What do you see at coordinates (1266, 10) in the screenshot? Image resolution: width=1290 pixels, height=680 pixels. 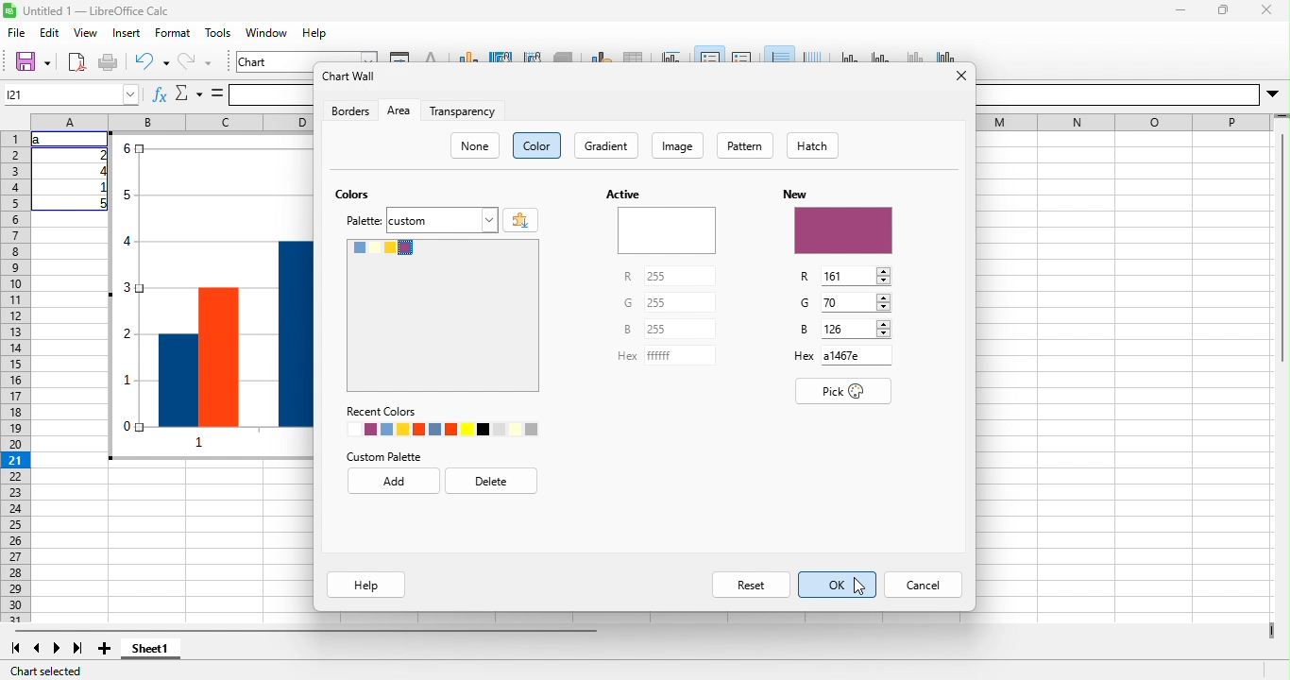 I see `close` at bounding box center [1266, 10].